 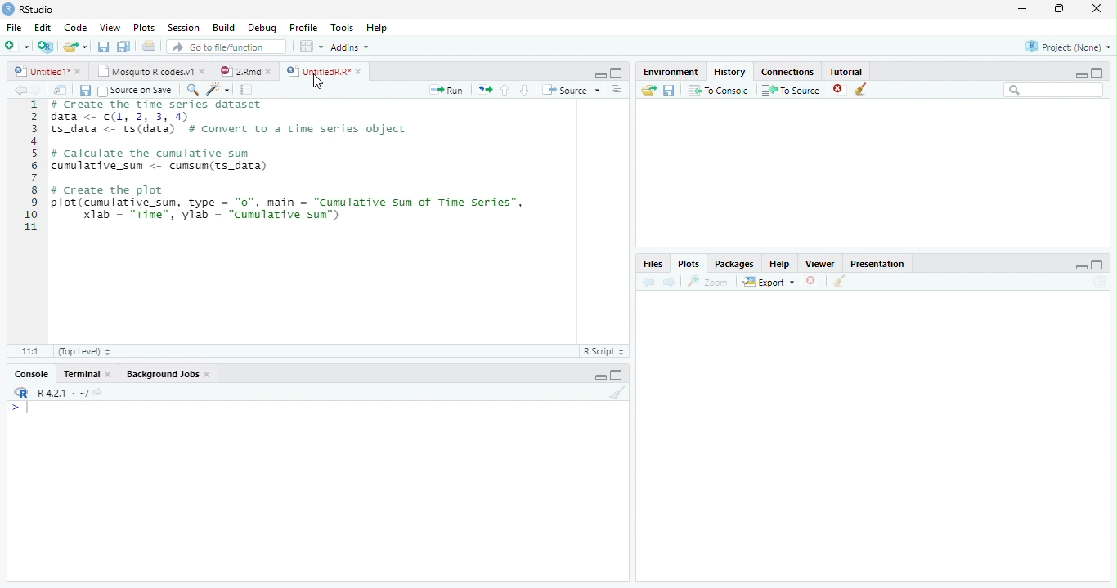 I want to click on History, so click(x=728, y=72).